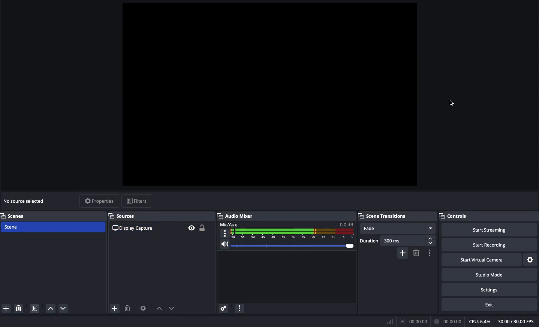  I want to click on canvas, so click(266, 100).